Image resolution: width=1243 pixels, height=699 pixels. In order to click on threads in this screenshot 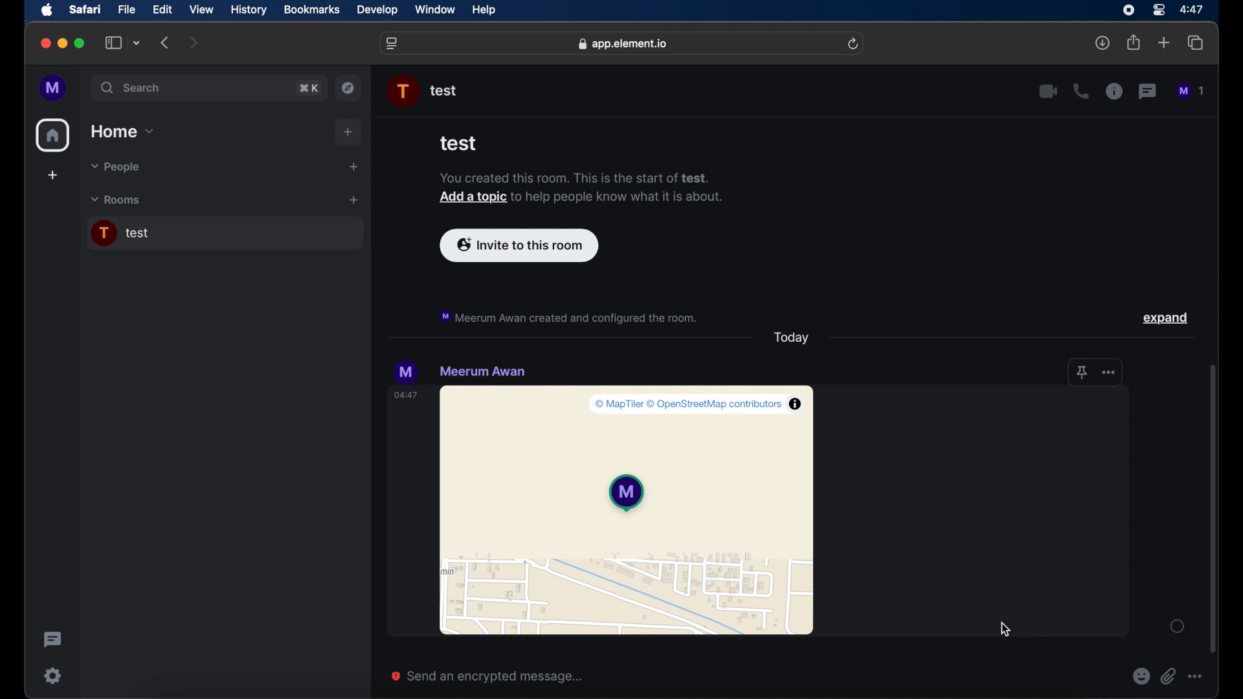, I will do `click(1148, 91)`.